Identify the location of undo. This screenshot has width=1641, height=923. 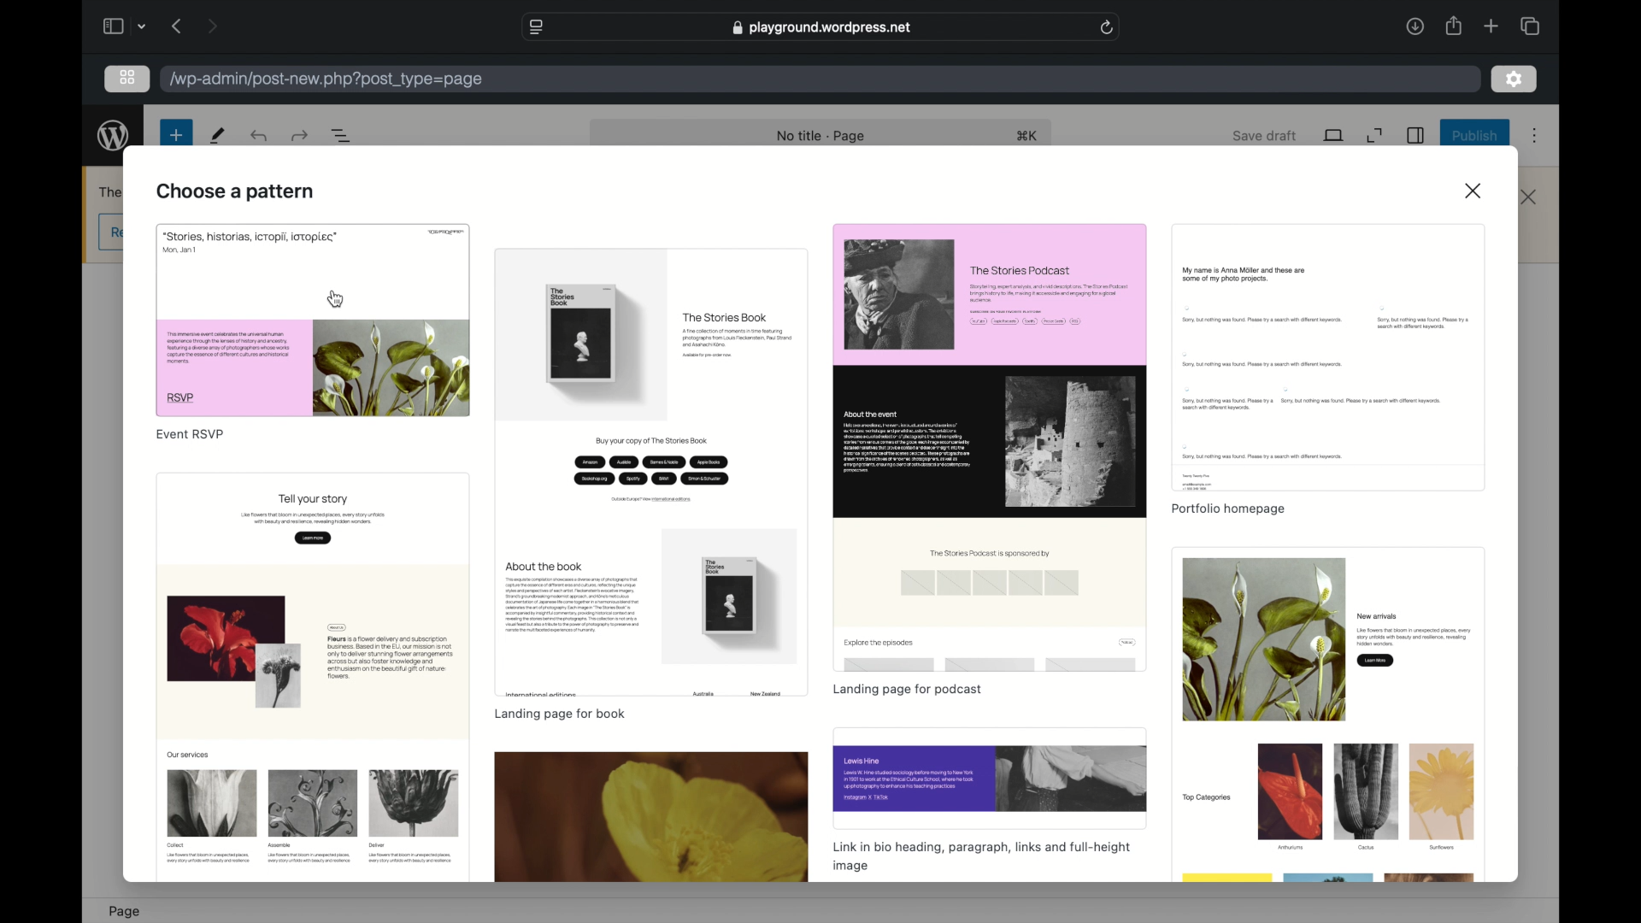
(302, 136).